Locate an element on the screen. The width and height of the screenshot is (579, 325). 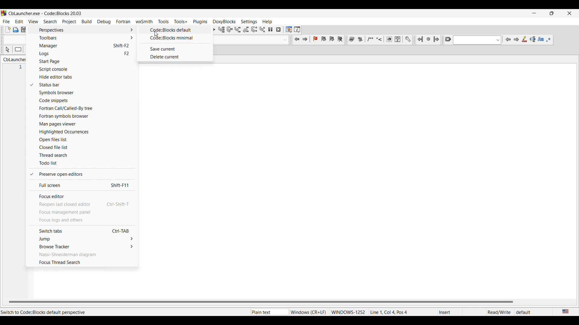
Last jump is located at coordinates (429, 39).